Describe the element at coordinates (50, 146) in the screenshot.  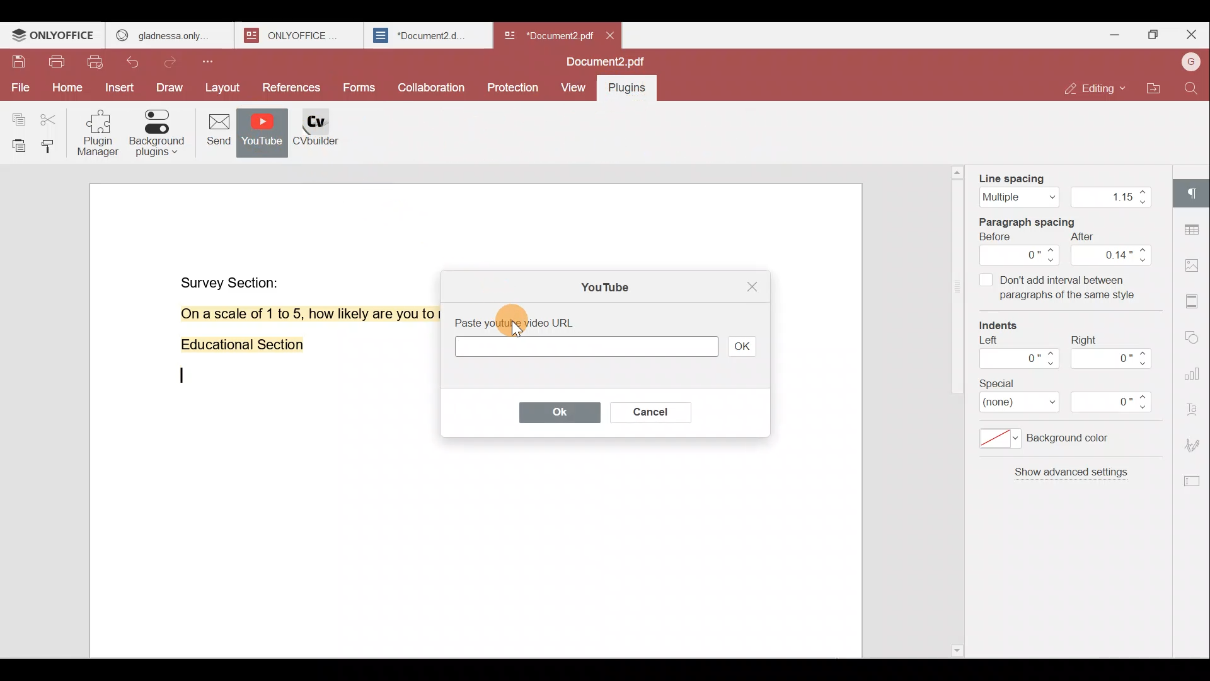
I see `Copy style` at that location.